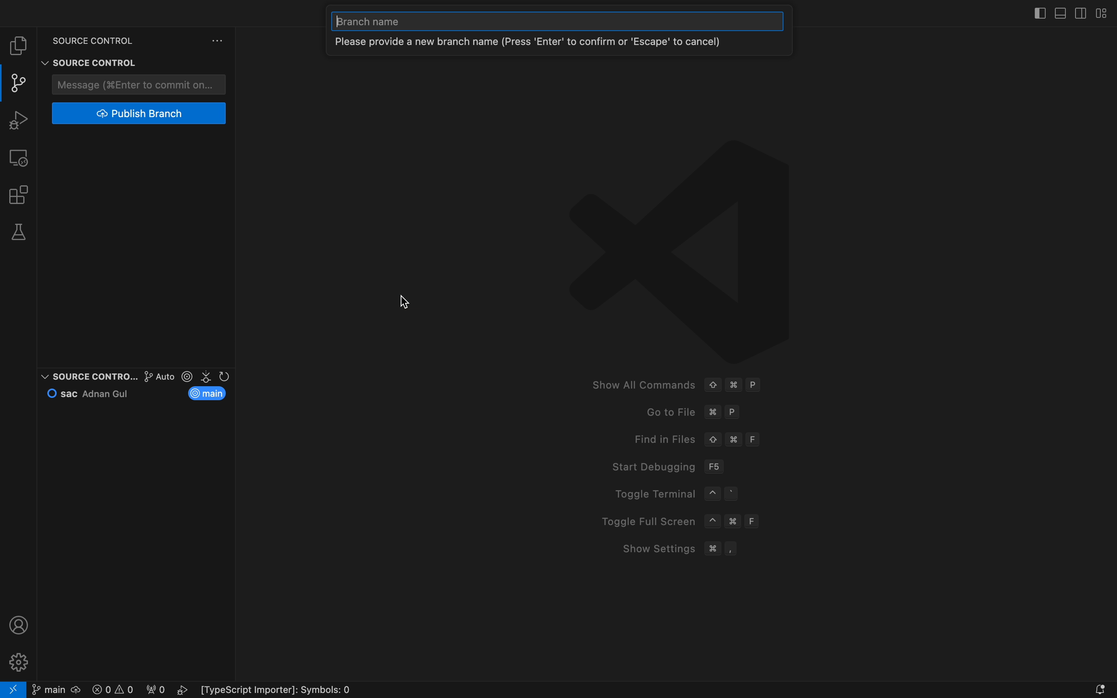  I want to click on error logs, so click(227, 690).